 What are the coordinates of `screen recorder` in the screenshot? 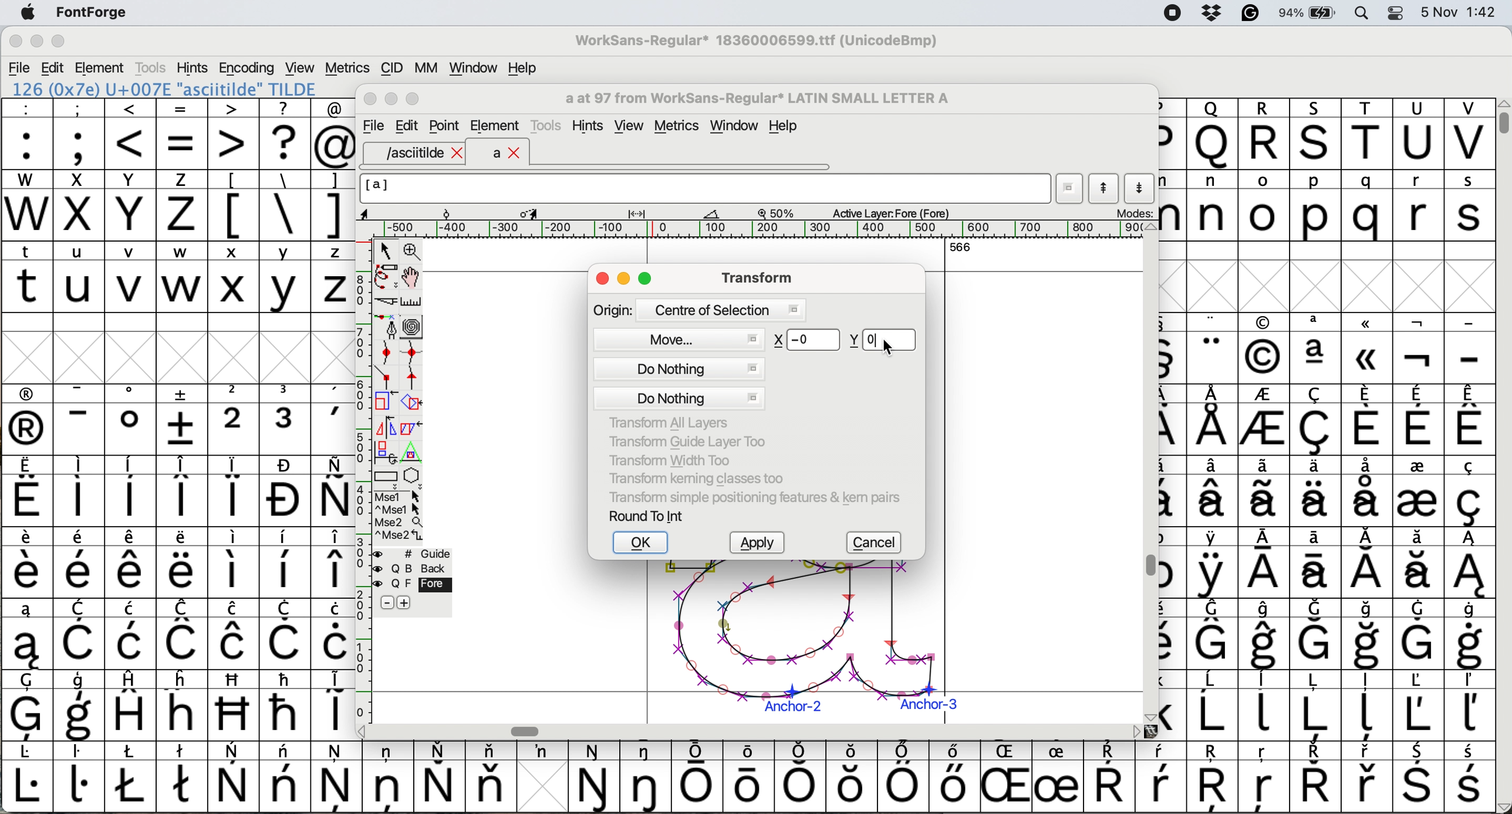 It's located at (1171, 14).